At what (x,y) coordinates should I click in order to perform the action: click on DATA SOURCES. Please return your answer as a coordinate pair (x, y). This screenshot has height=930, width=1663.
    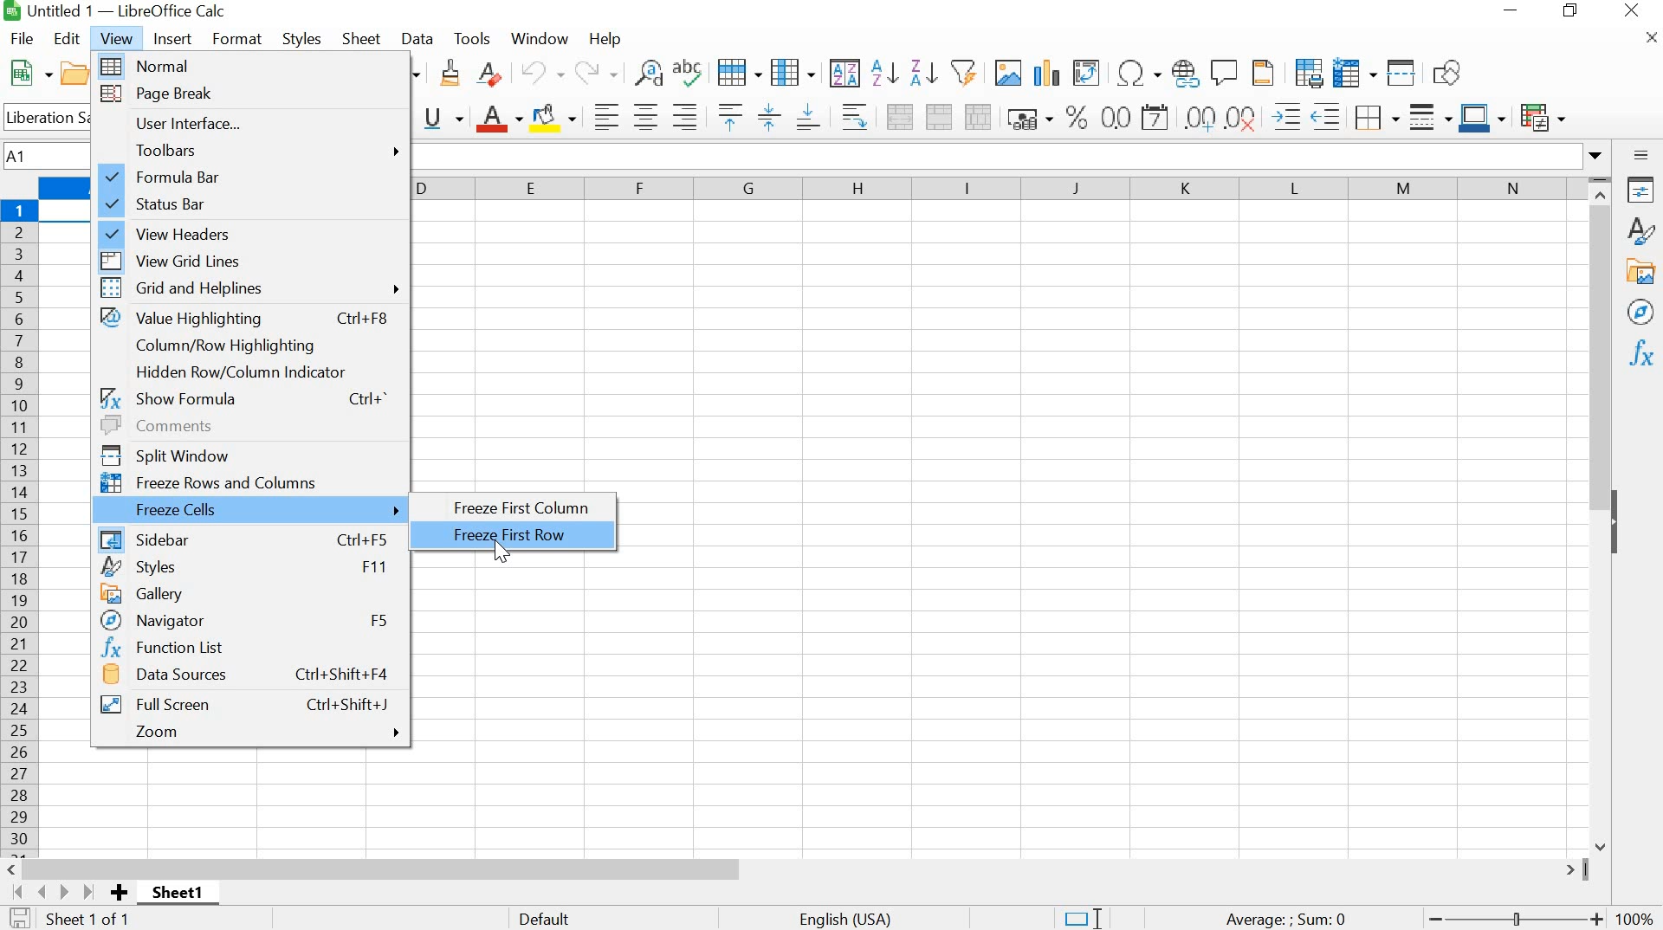
    Looking at the image, I should click on (249, 677).